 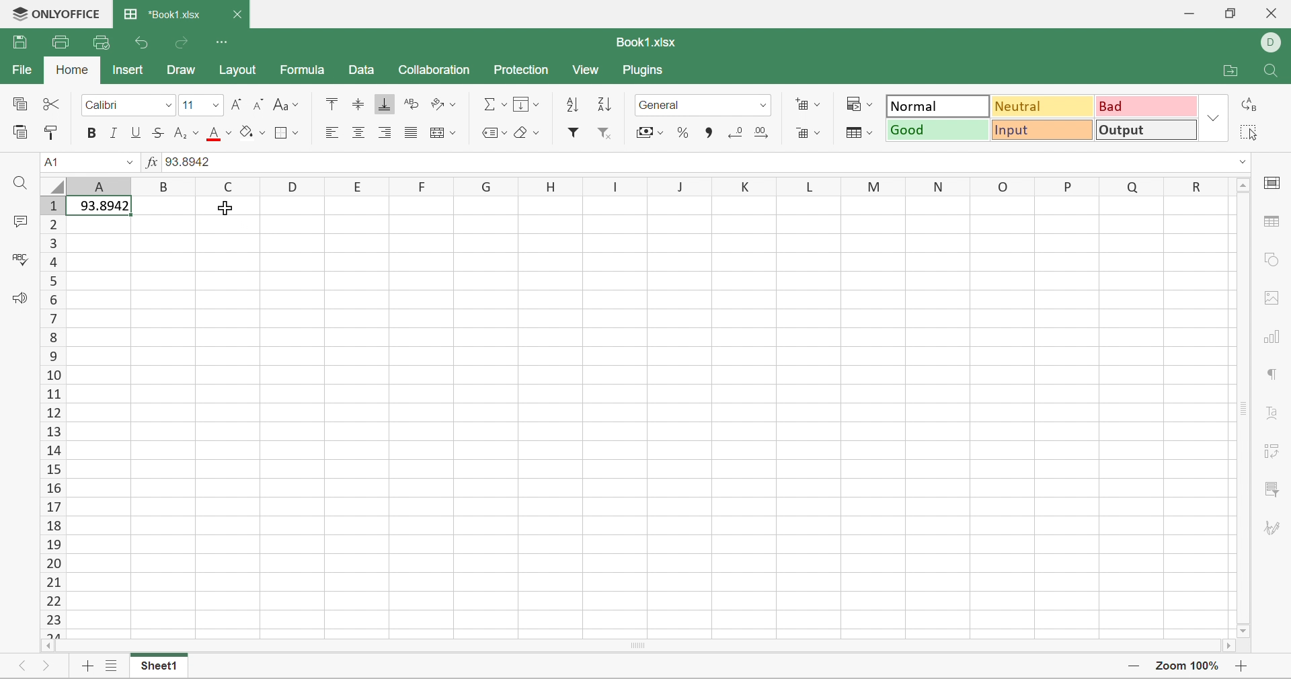 What do you see at coordinates (1272, 262) in the screenshot?
I see `shape settings` at bounding box center [1272, 262].